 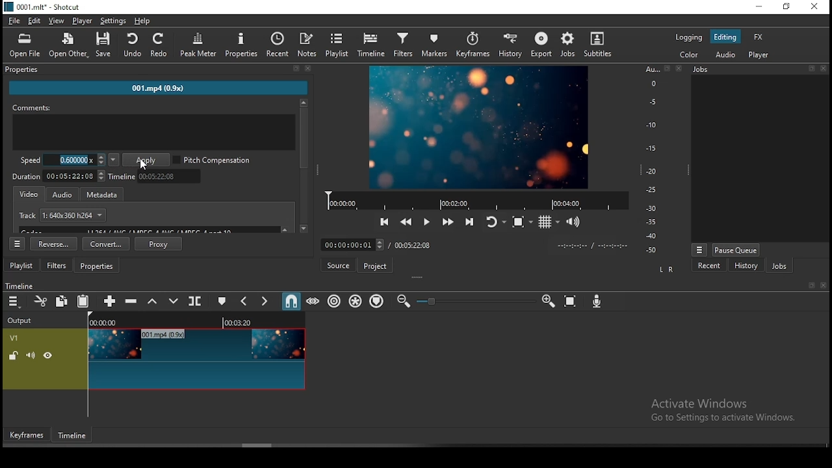 What do you see at coordinates (668, 267) in the screenshot?
I see `LR` at bounding box center [668, 267].